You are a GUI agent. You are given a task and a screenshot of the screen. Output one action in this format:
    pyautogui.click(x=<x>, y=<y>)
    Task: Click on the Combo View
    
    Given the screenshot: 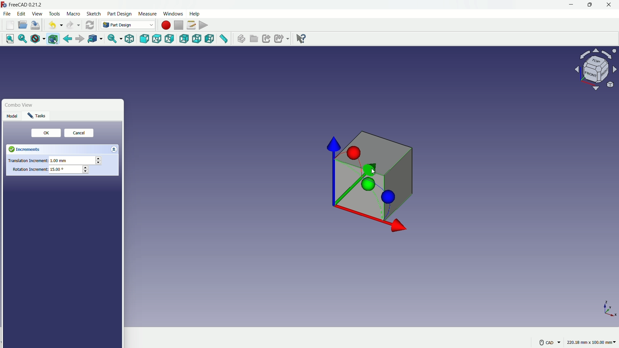 What is the action you would take?
    pyautogui.click(x=24, y=105)
    